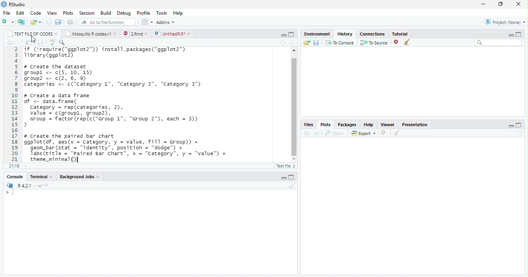  What do you see at coordinates (9, 193) in the screenshot?
I see `typing` at bounding box center [9, 193].